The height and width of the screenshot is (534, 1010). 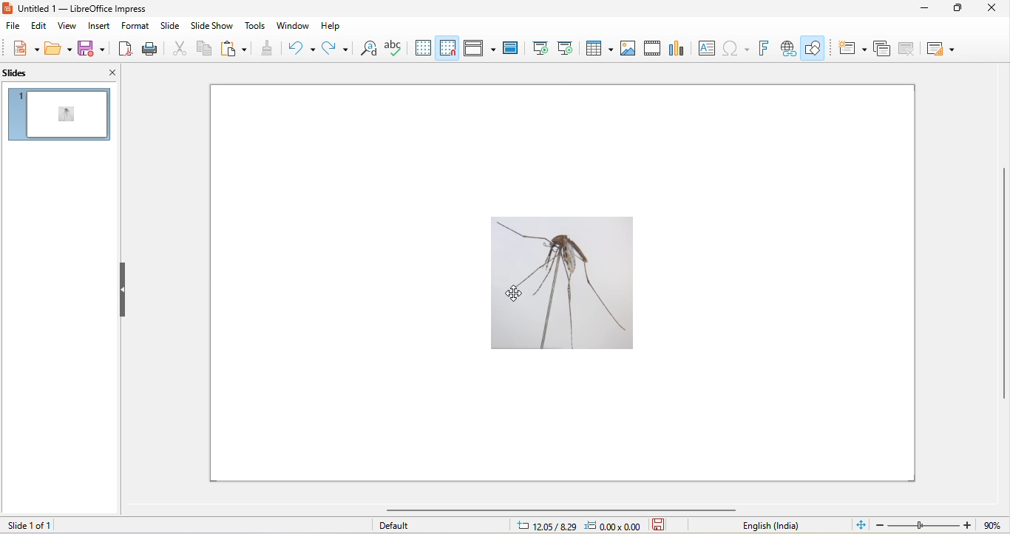 I want to click on slides, so click(x=45, y=73).